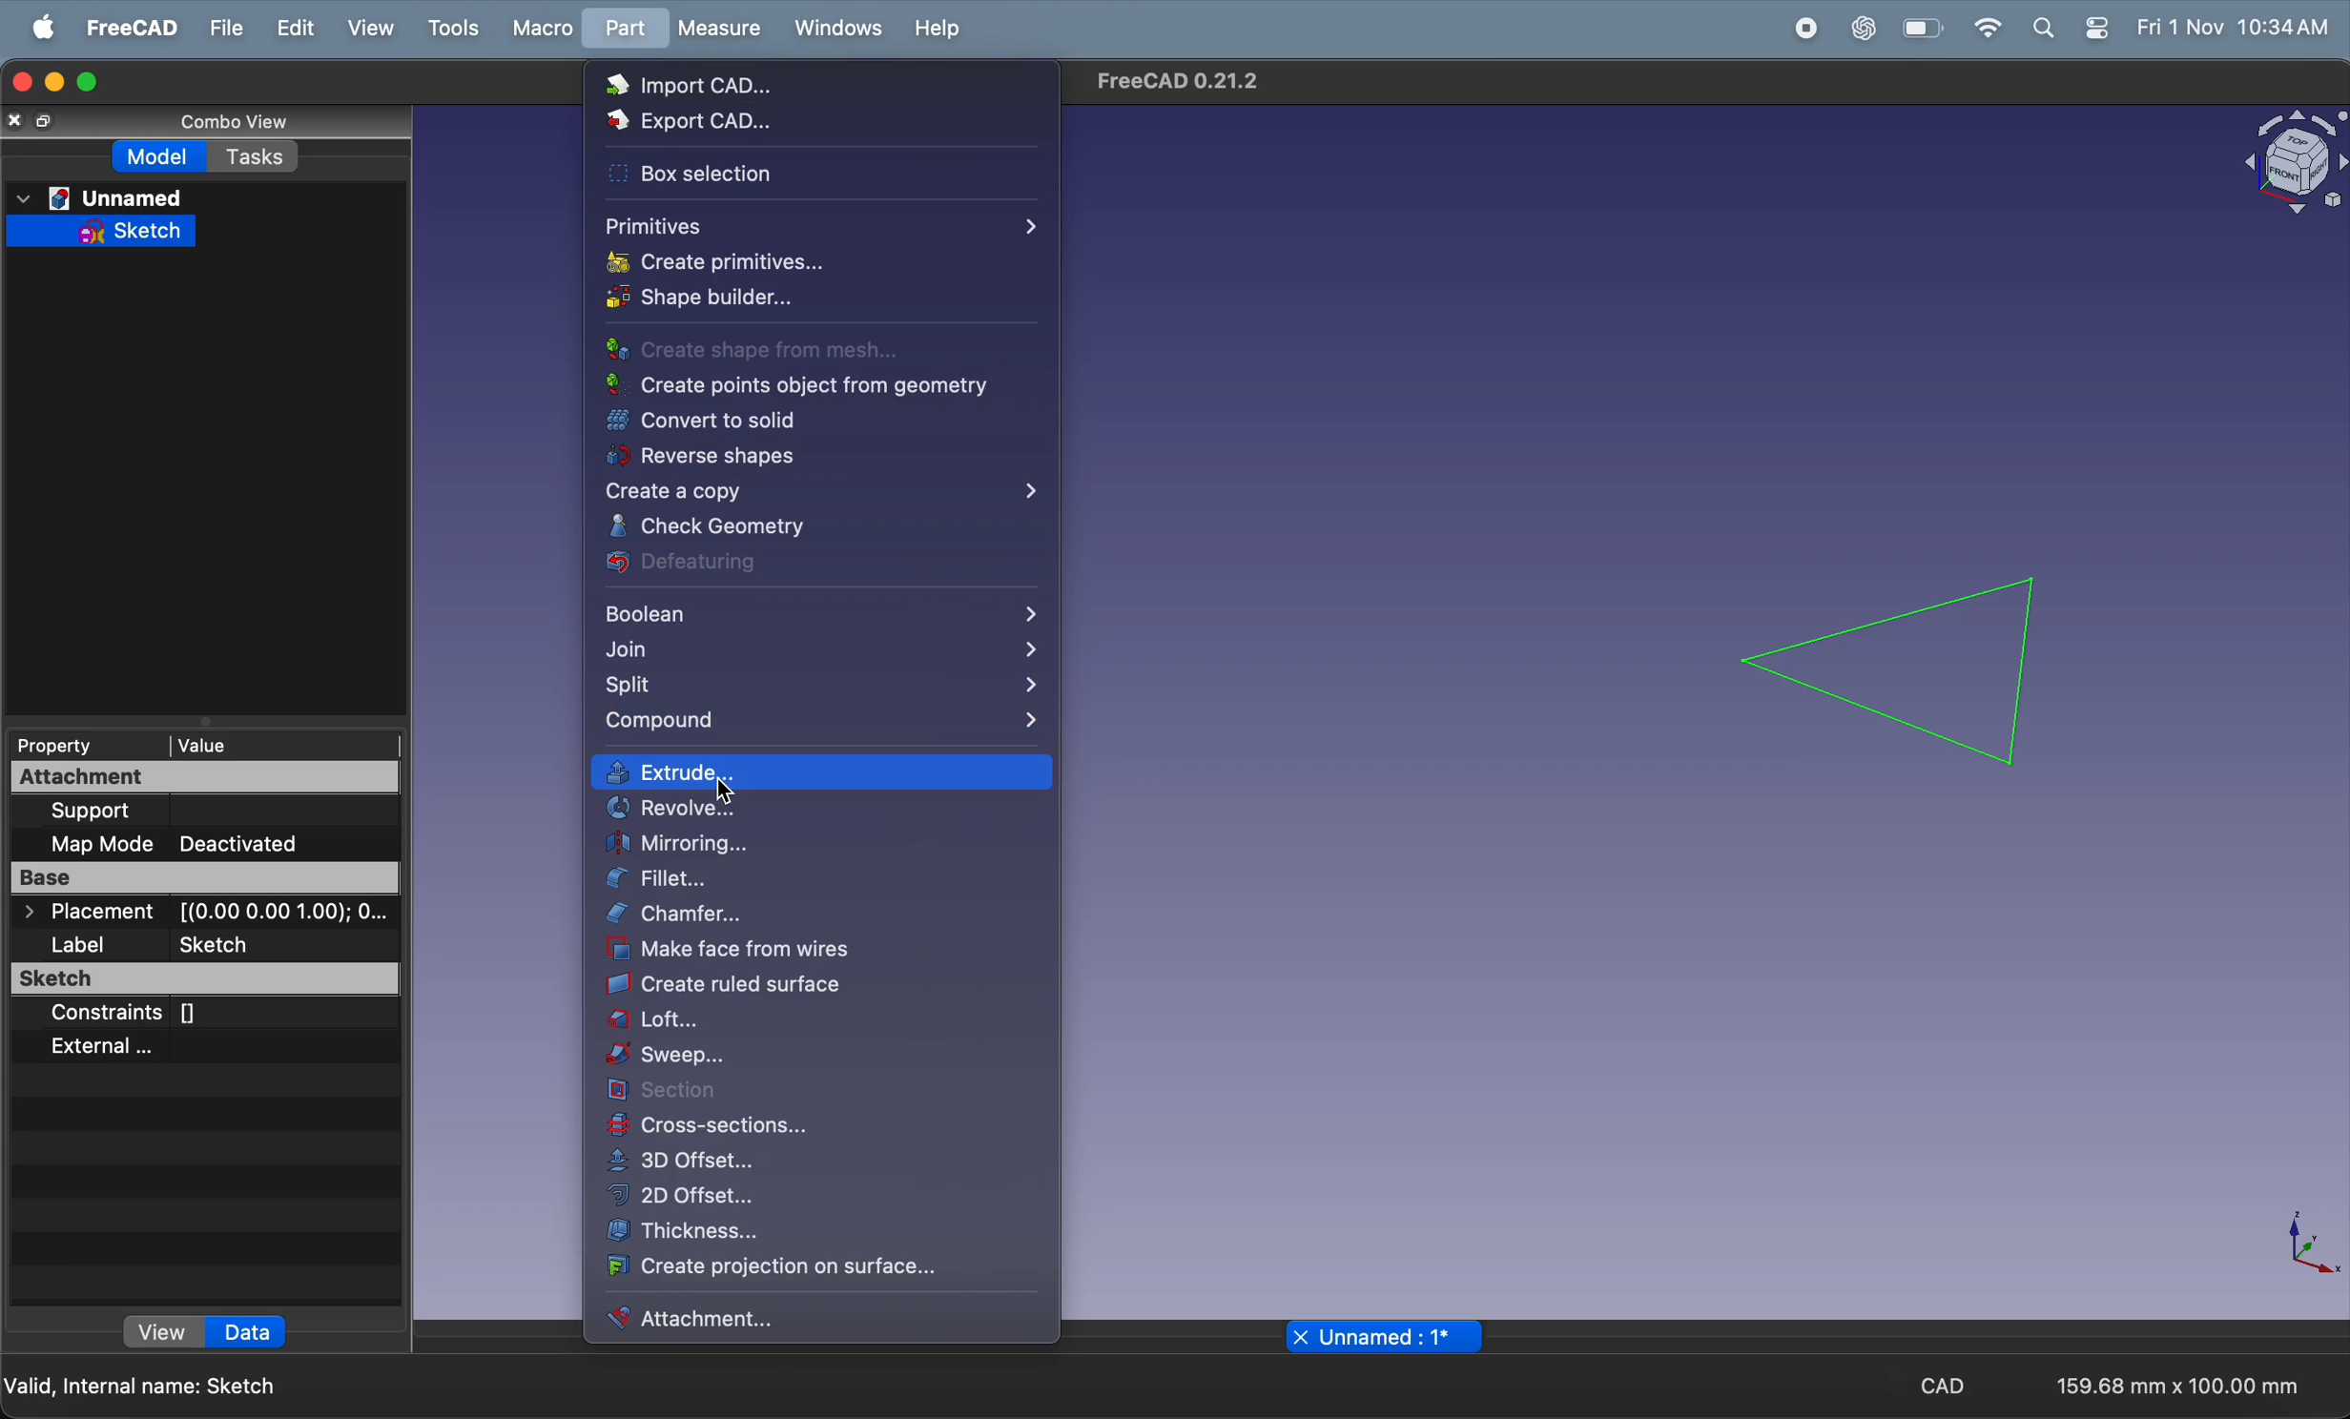  I want to click on combo view, so click(216, 118).